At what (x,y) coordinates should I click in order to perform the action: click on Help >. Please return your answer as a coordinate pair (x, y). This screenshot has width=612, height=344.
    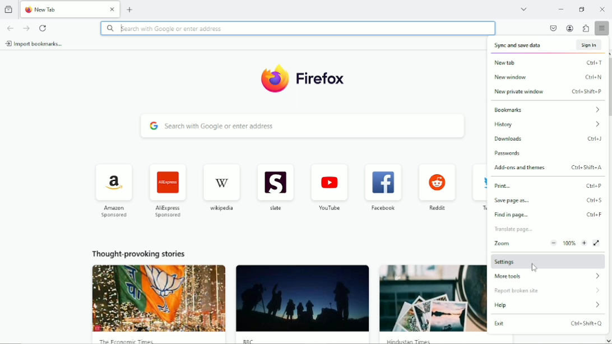
    Looking at the image, I should click on (546, 305).